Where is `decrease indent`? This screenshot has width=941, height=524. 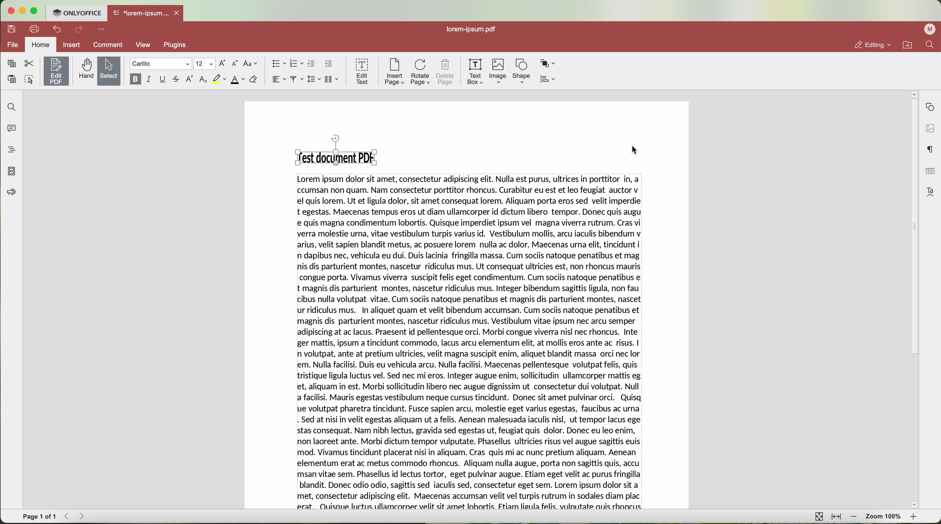 decrease indent is located at coordinates (312, 64).